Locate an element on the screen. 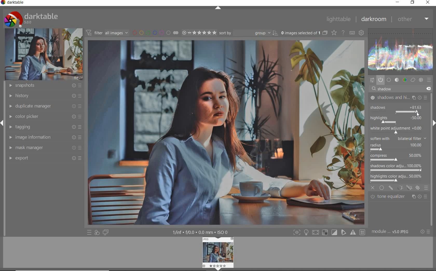 This screenshot has height=271, width=436. shadows & highlights is located at coordinates (399, 97).